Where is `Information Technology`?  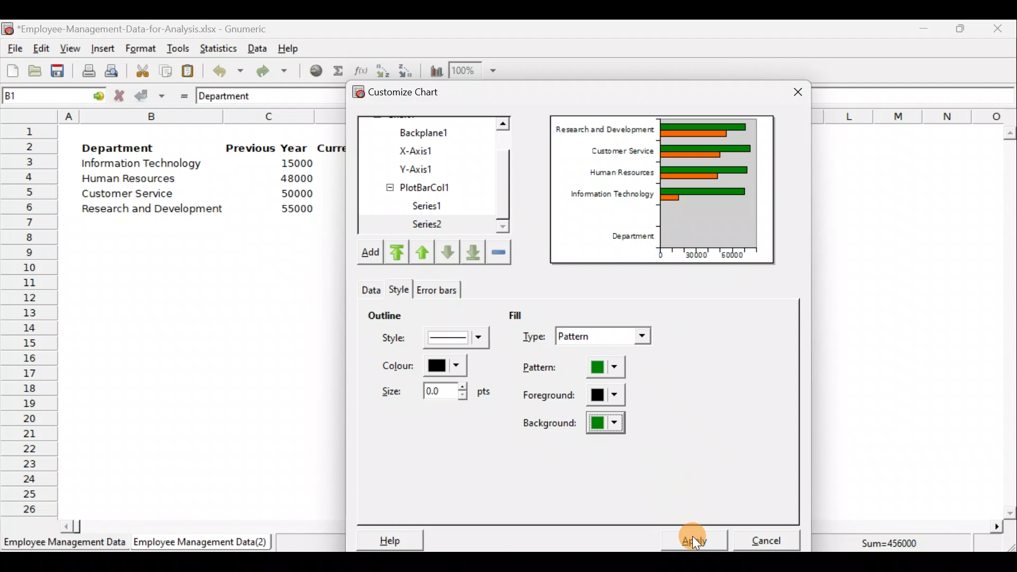 Information Technology is located at coordinates (143, 164).